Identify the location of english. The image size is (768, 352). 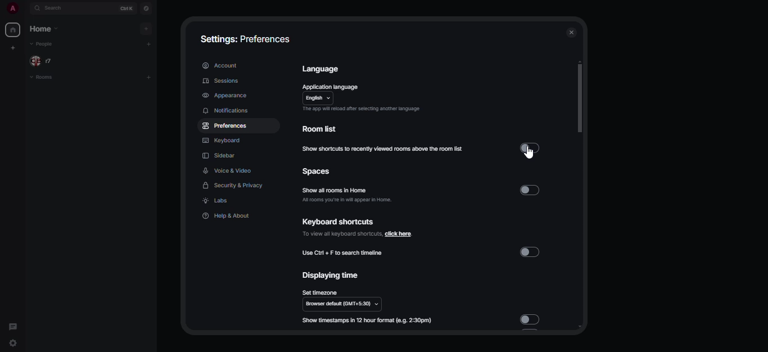
(319, 98).